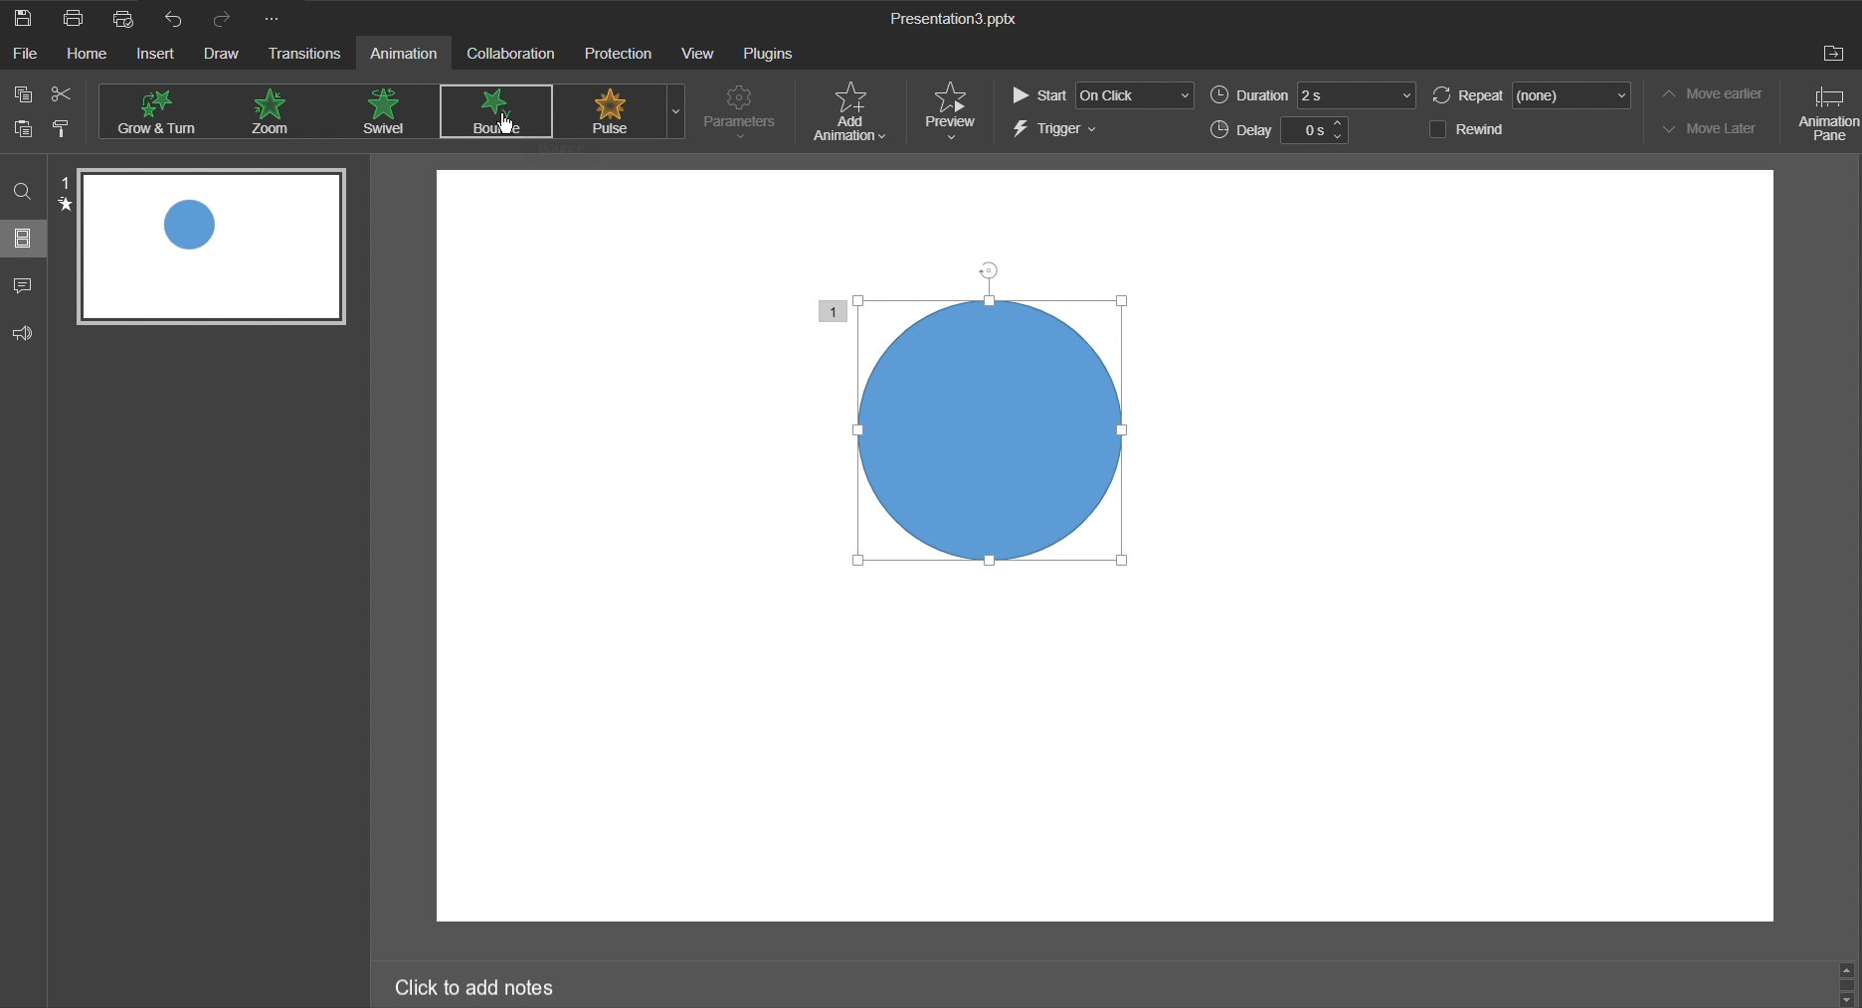 This screenshot has height=1008, width=1862. I want to click on Animations, so click(387, 111).